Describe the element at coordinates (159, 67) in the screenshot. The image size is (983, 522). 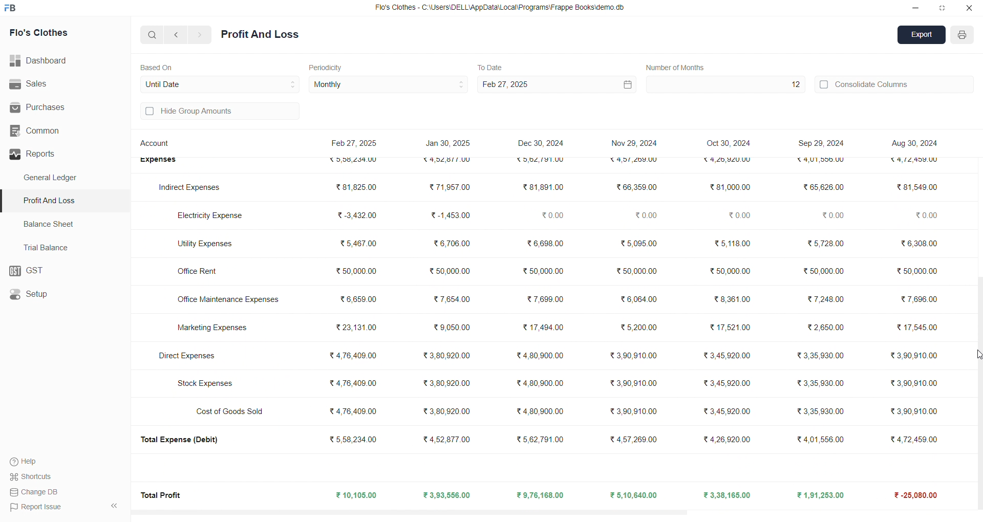
I see `Based On` at that location.